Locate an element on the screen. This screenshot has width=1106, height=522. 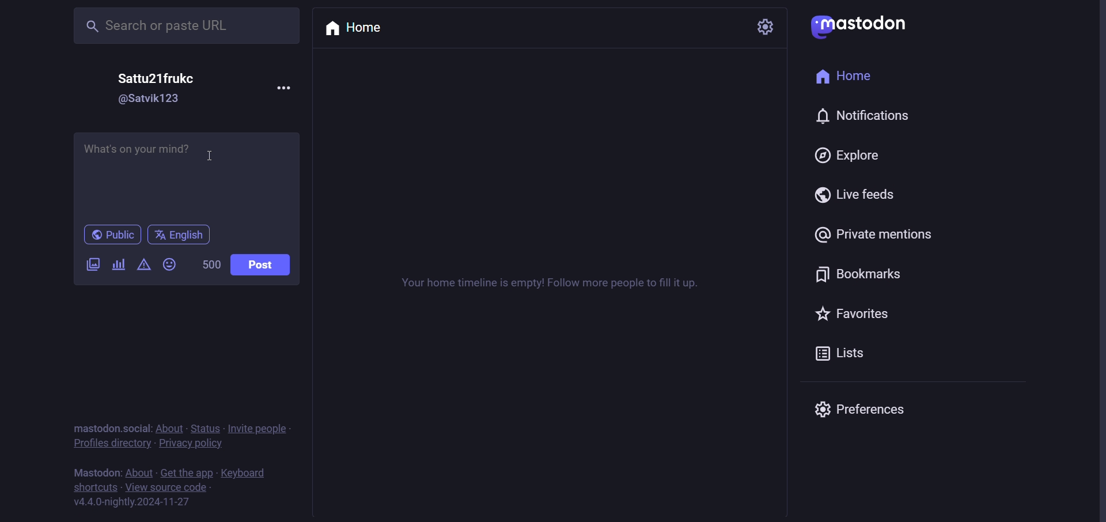
image/video is located at coordinates (91, 264).